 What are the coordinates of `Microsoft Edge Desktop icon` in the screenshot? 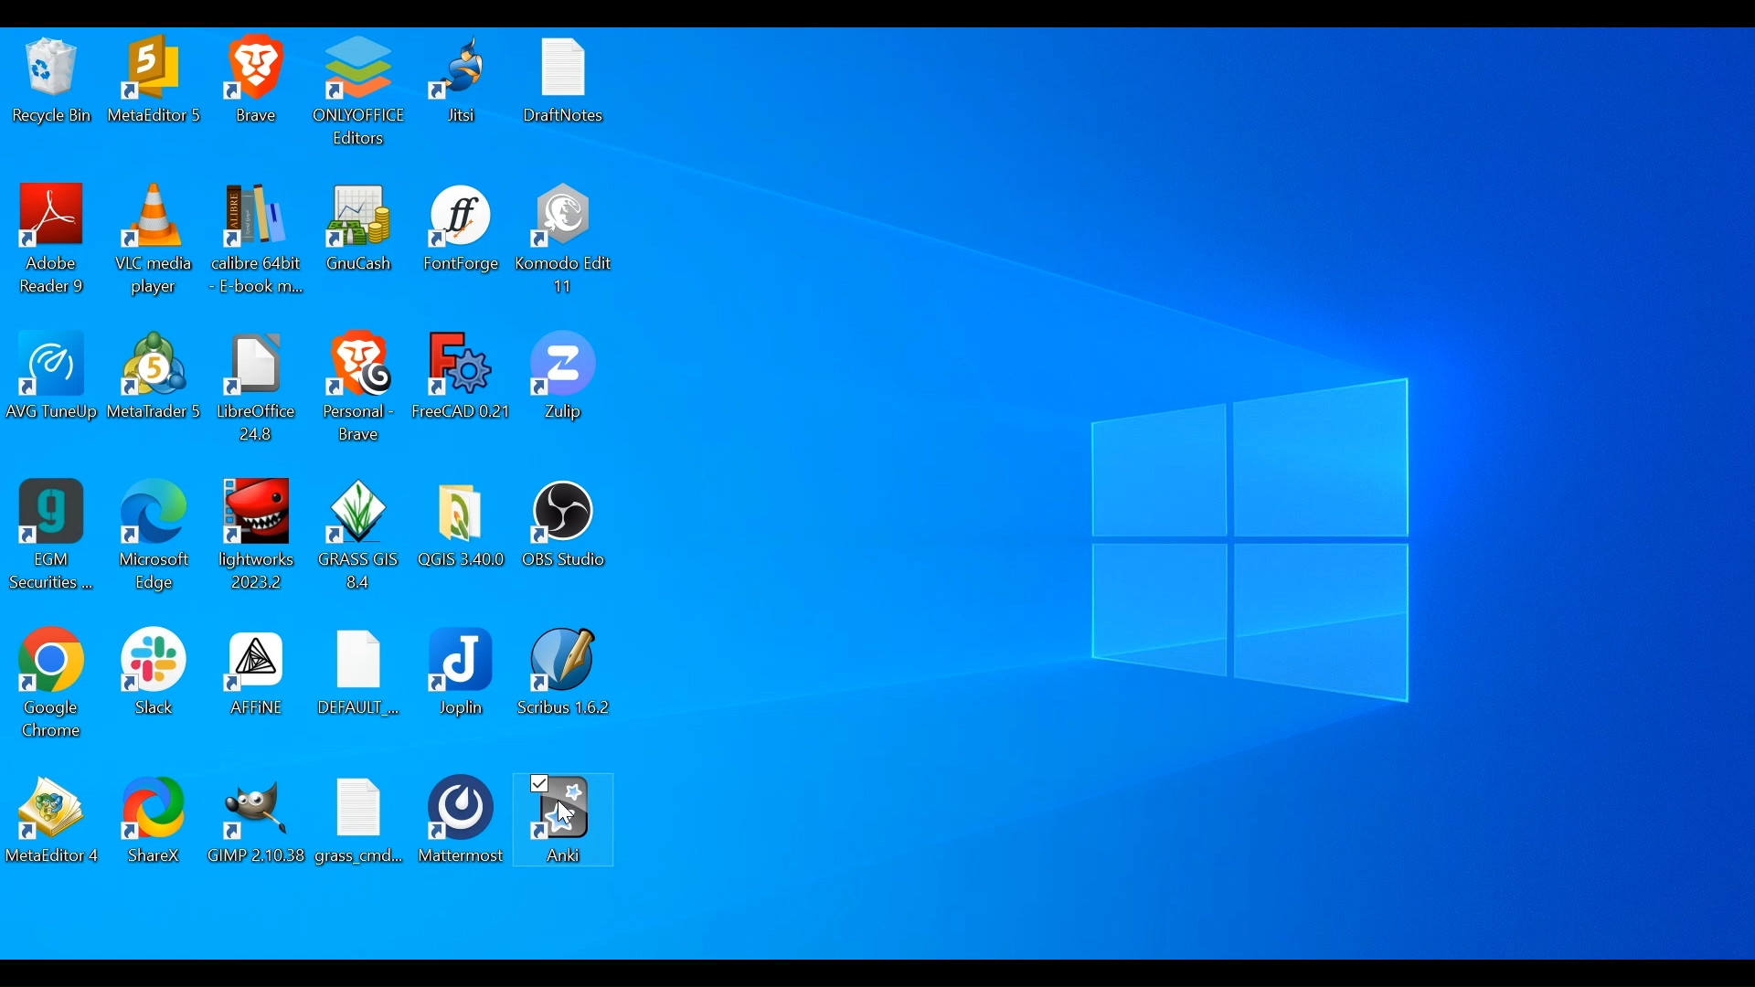 It's located at (157, 536).